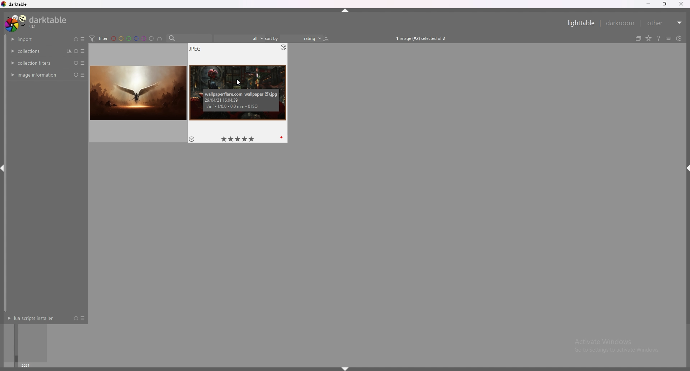 The image size is (690, 371). What do you see at coordinates (192, 139) in the screenshot?
I see `reject` at bounding box center [192, 139].